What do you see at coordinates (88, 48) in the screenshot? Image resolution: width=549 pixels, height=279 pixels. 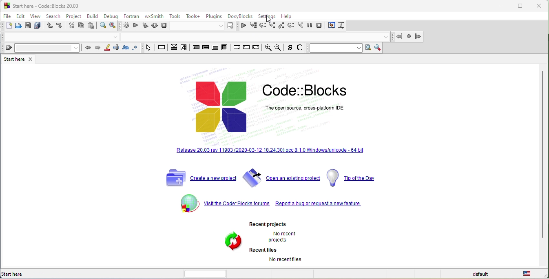 I see `prev` at bounding box center [88, 48].